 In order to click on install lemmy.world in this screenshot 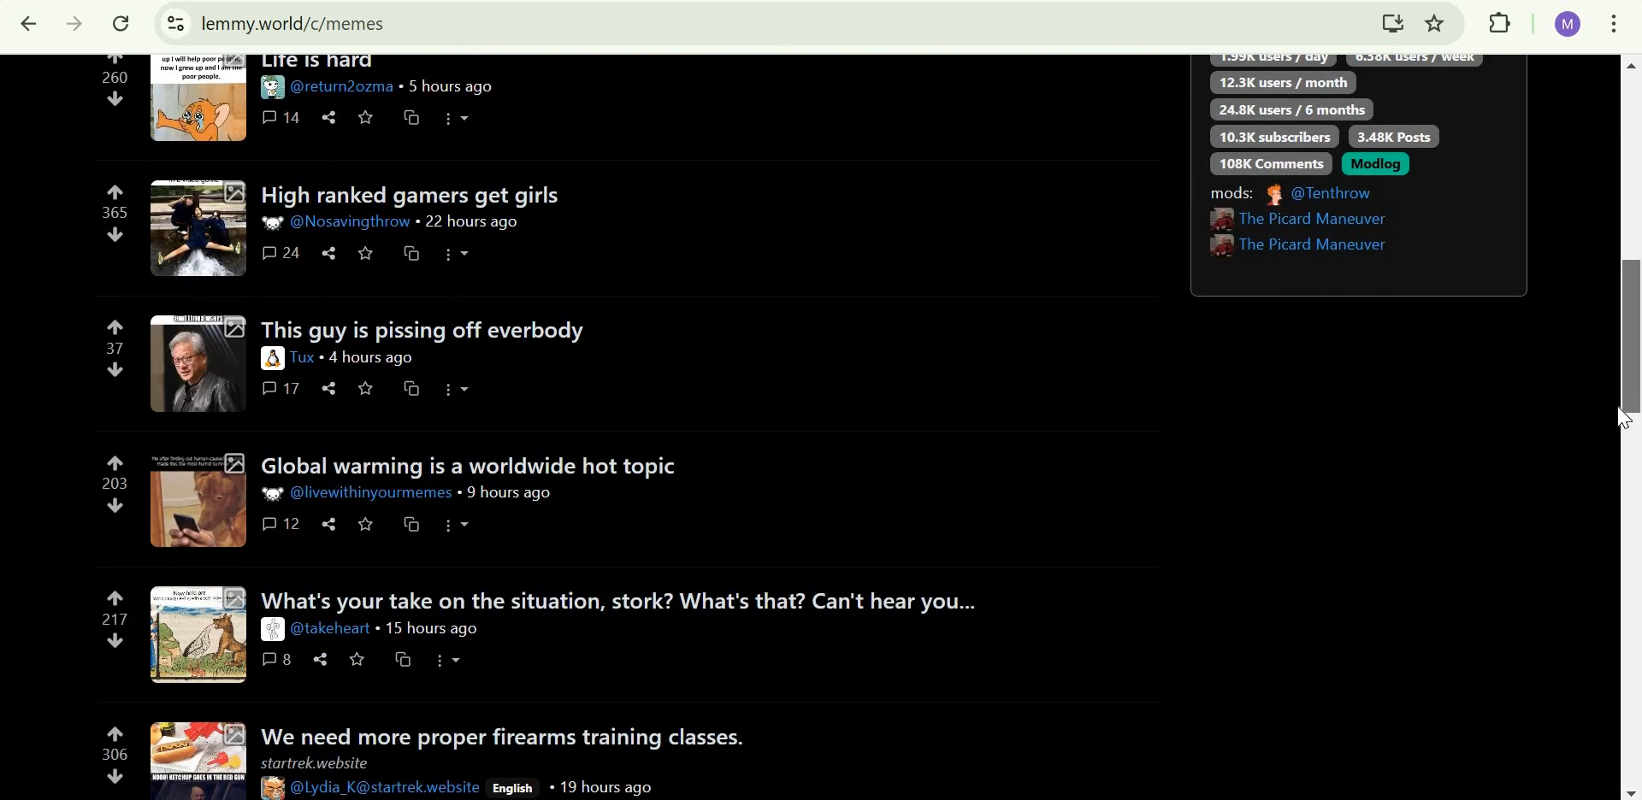, I will do `click(1392, 23)`.